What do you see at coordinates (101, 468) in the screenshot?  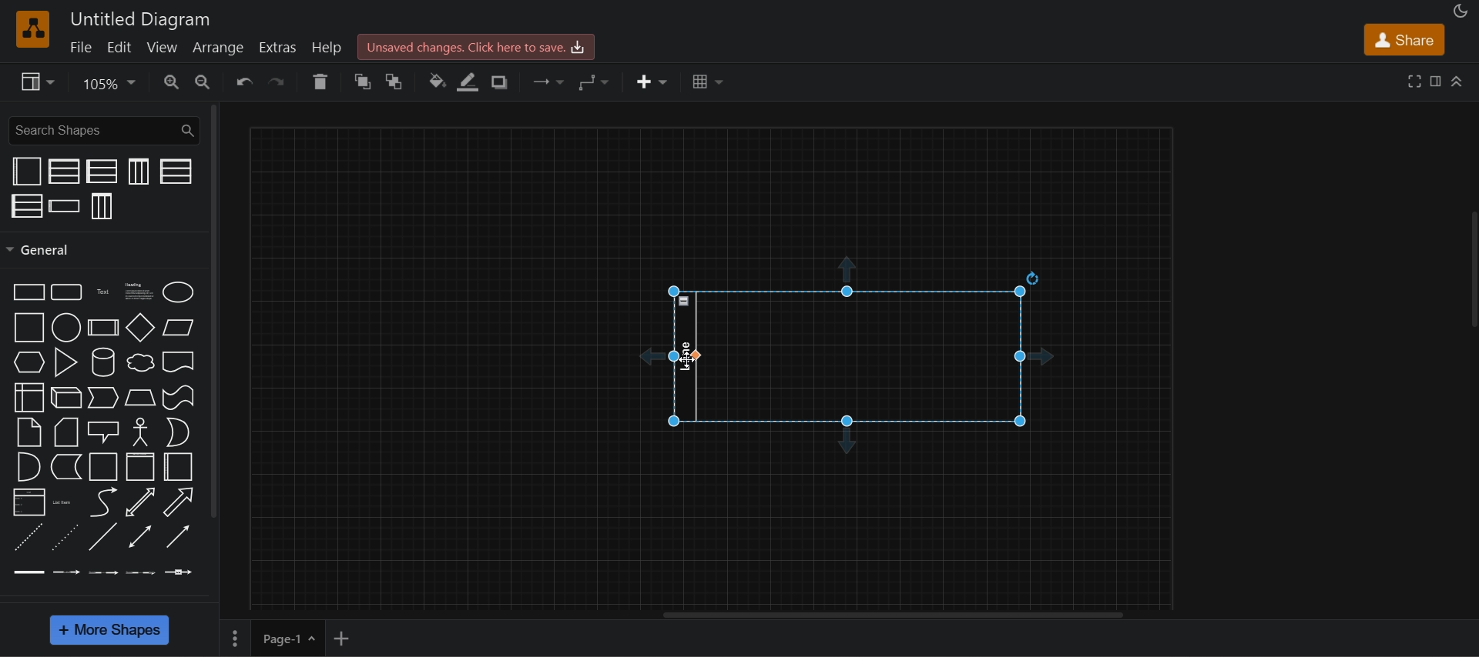 I see `container` at bounding box center [101, 468].